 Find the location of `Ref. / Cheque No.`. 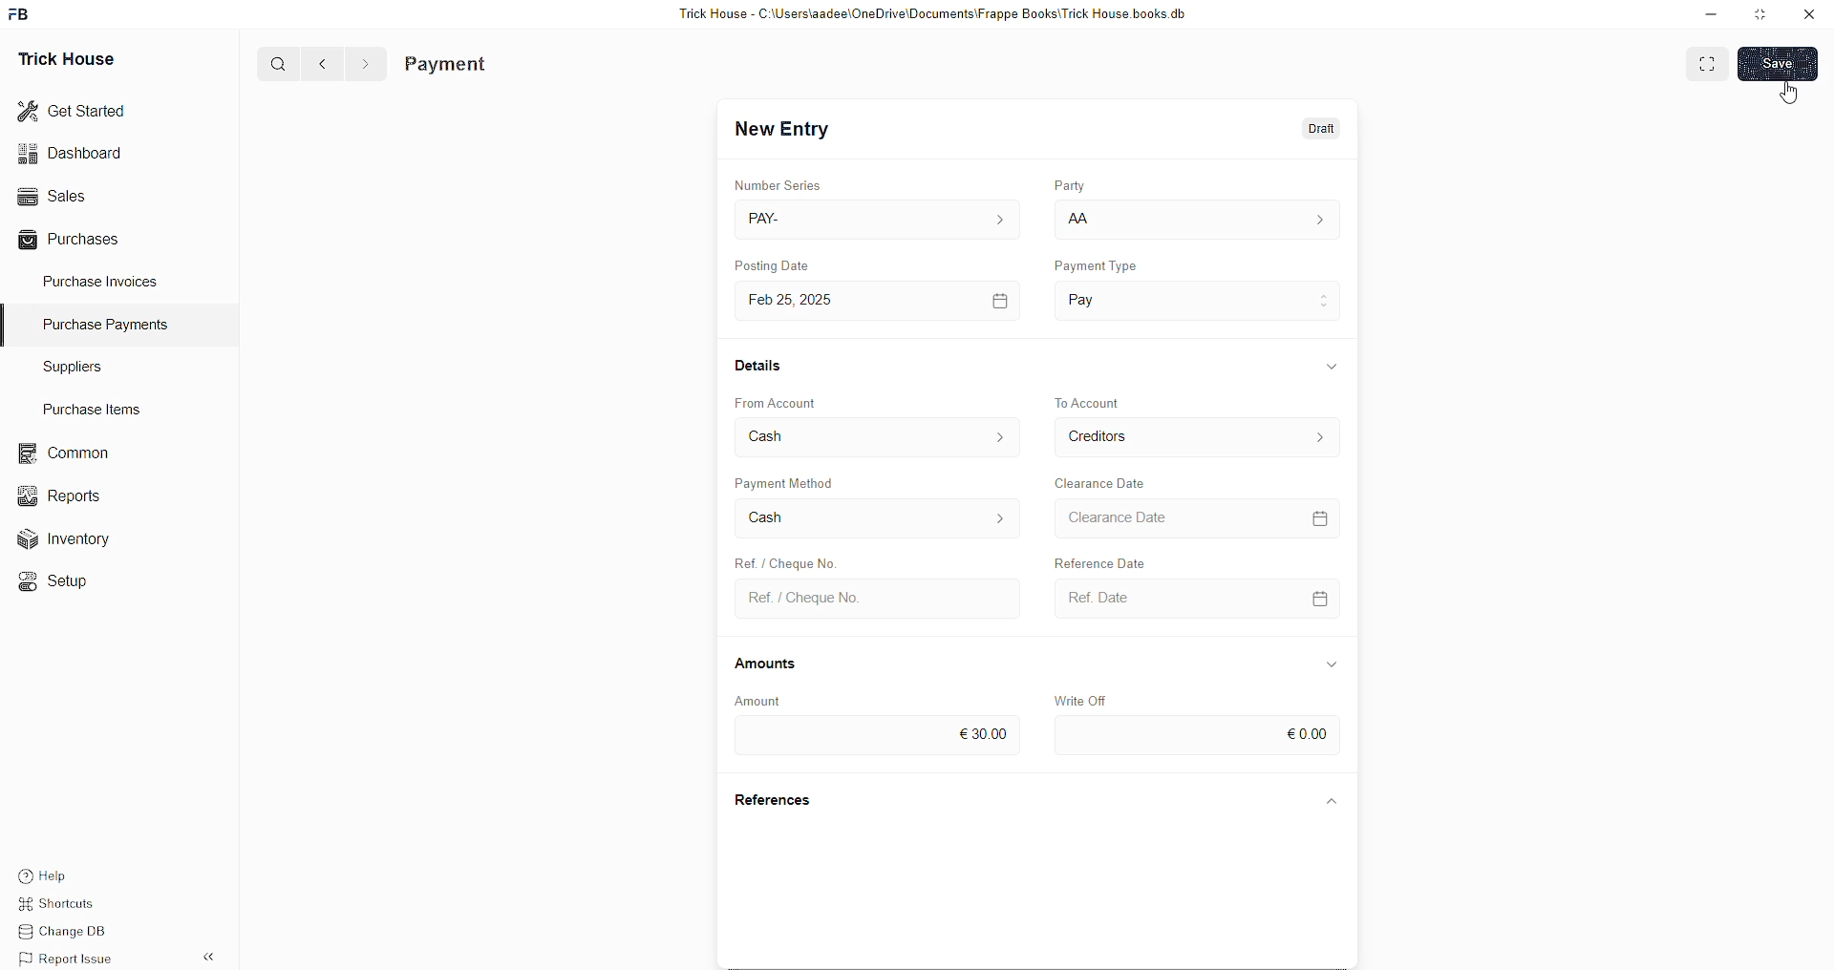

Ref. / Cheque No. is located at coordinates (780, 560).